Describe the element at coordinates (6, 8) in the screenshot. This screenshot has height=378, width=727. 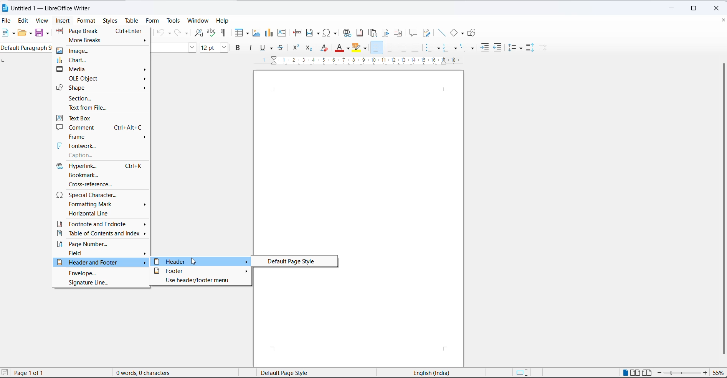
I see `LibreOffice Icon` at that location.